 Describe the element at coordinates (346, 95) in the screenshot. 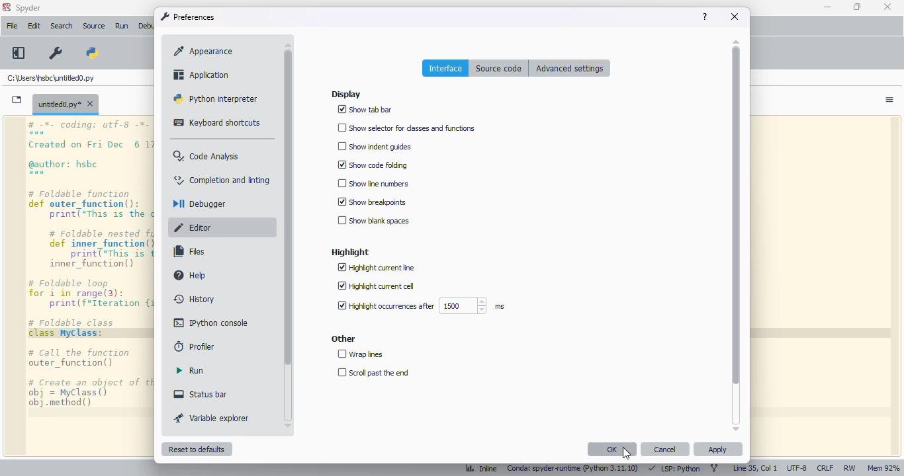

I see `display` at that location.